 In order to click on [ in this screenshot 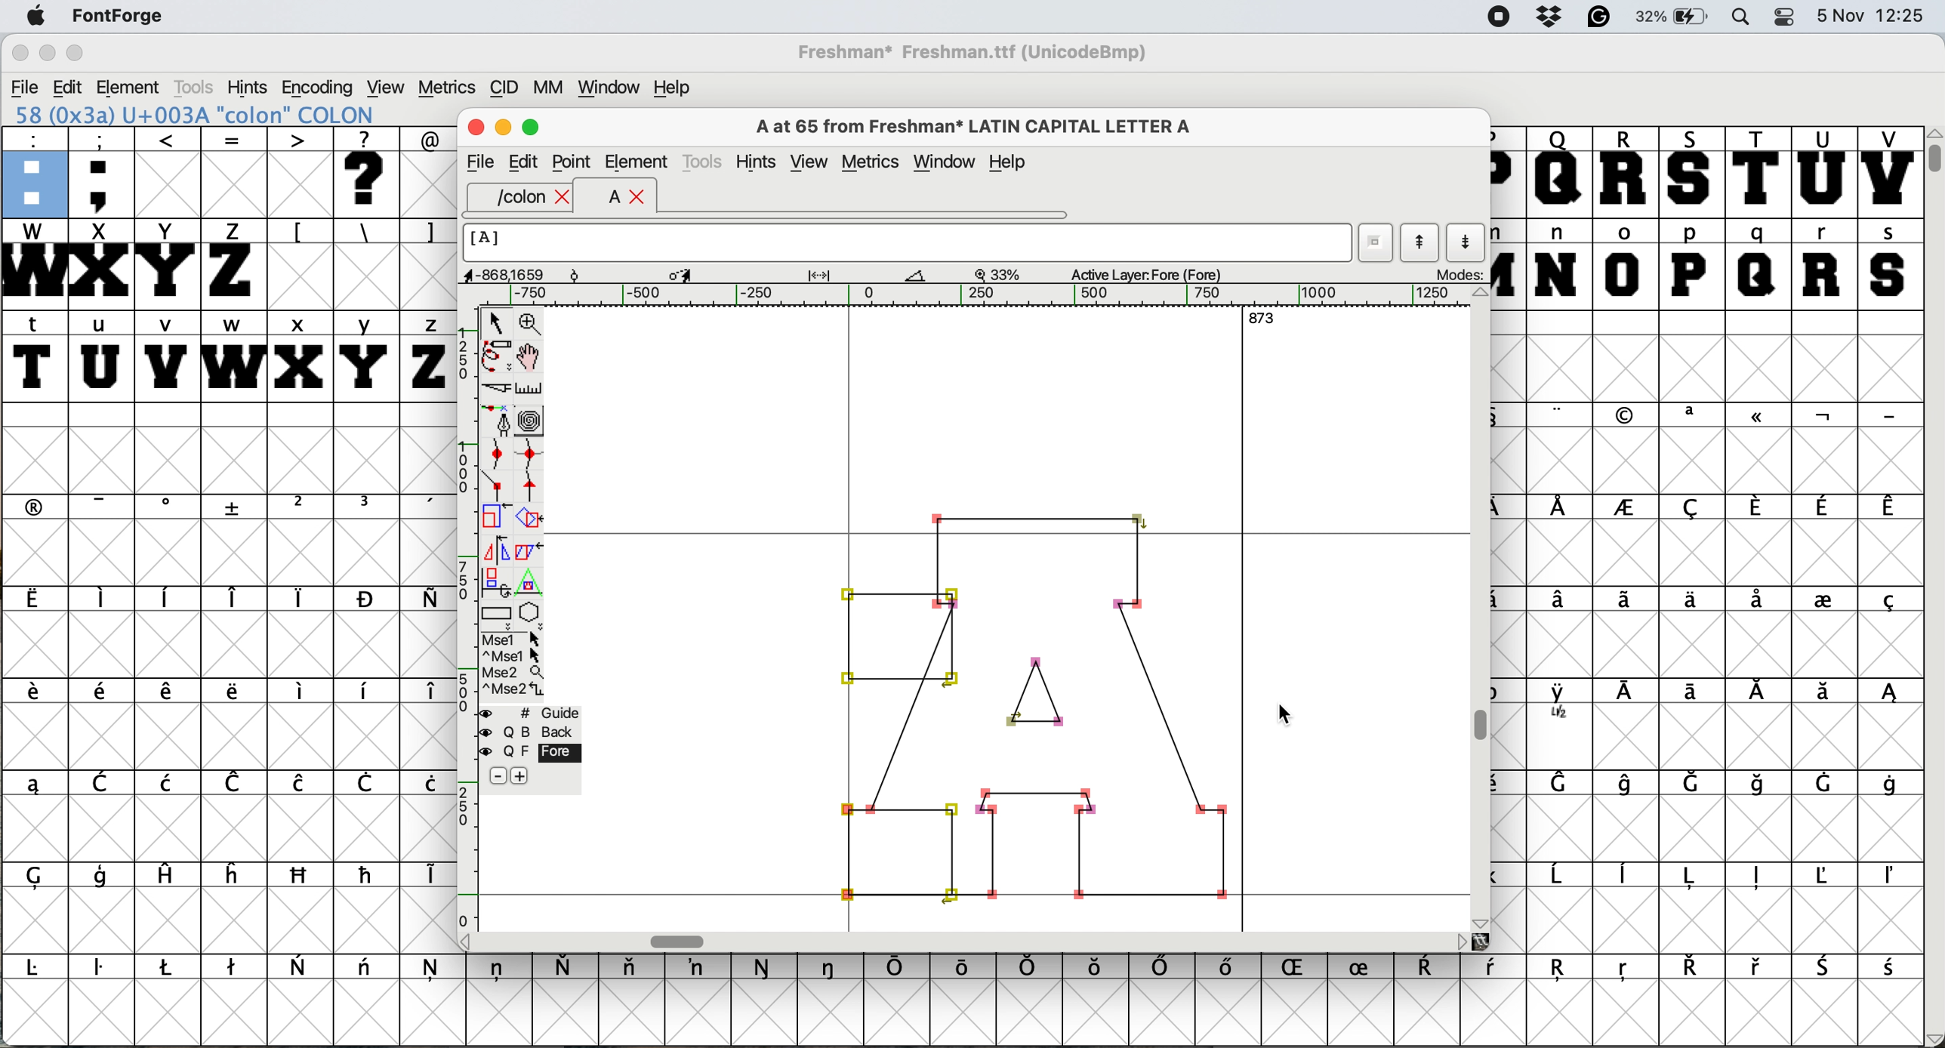, I will do `click(300, 232)`.